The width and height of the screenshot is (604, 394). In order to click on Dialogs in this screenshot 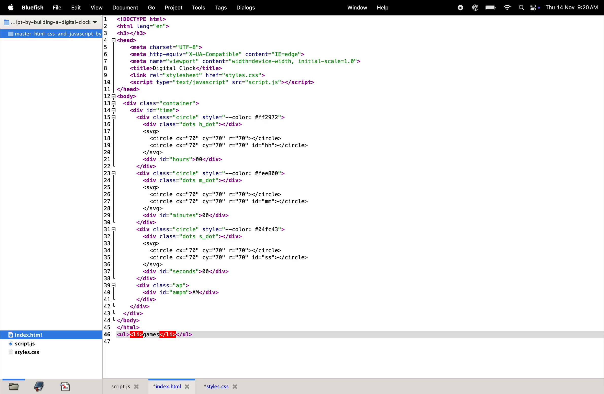, I will do `click(248, 7)`.